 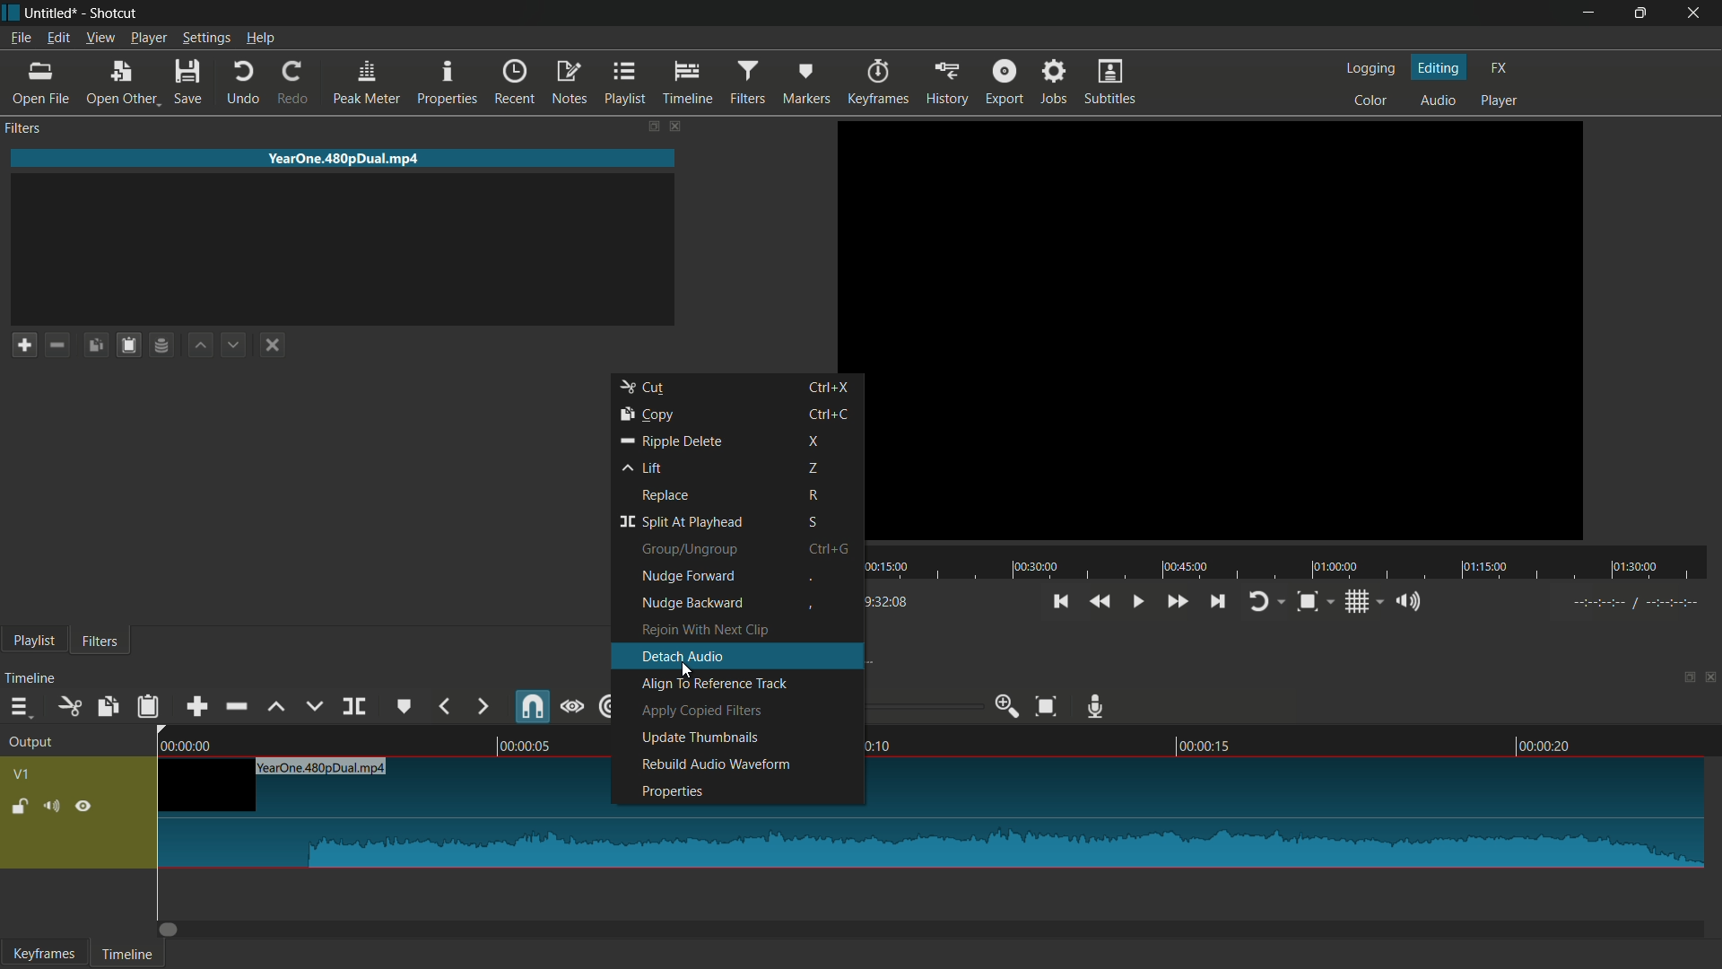 I want to click on Timeline, so click(x=128, y=953).